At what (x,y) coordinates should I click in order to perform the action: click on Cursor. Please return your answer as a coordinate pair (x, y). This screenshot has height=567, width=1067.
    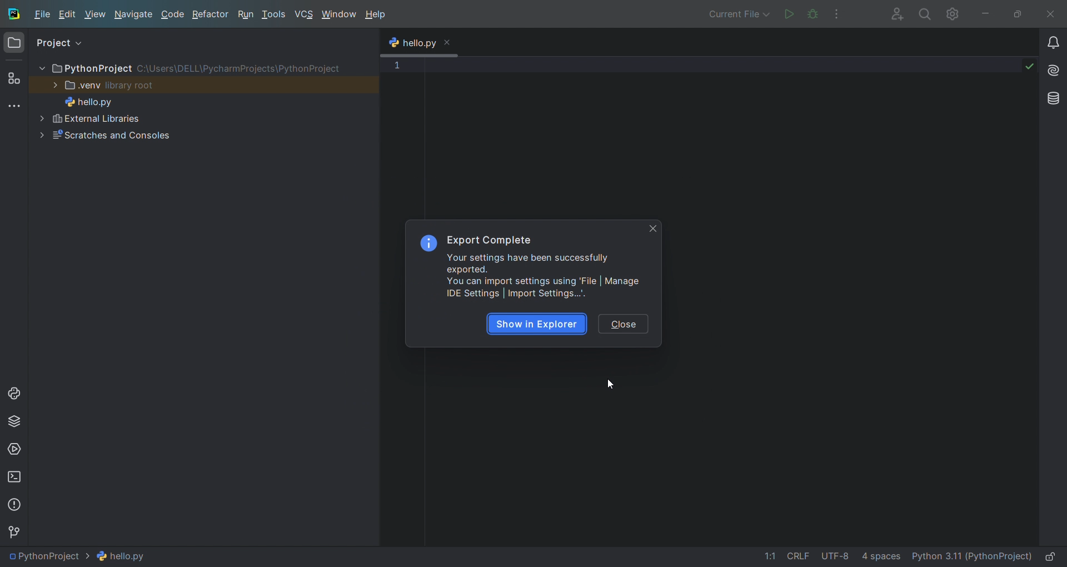
    Looking at the image, I should click on (610, 384).